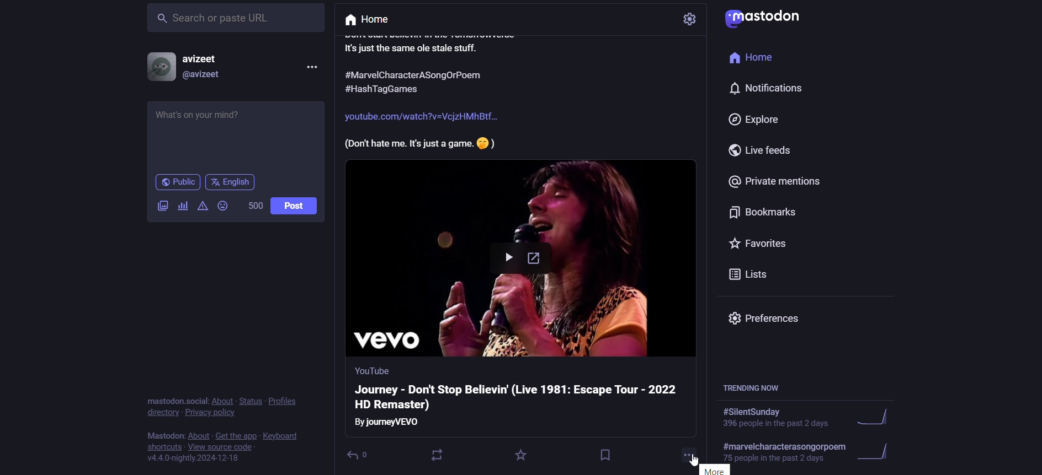 The height and width of the screenshot is (475, 1042). Describe the element at coordinates (235, 134) in the screenshot. I see `whats on your mind` at that location.